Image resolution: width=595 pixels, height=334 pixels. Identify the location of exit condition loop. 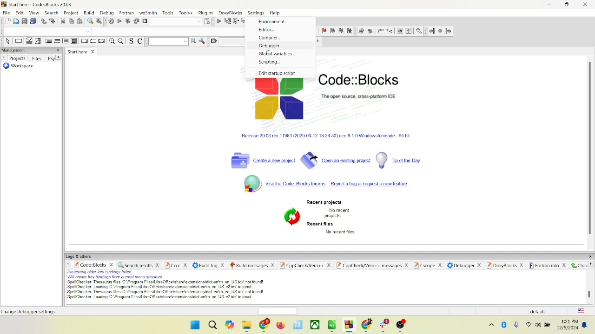
(58, 41).